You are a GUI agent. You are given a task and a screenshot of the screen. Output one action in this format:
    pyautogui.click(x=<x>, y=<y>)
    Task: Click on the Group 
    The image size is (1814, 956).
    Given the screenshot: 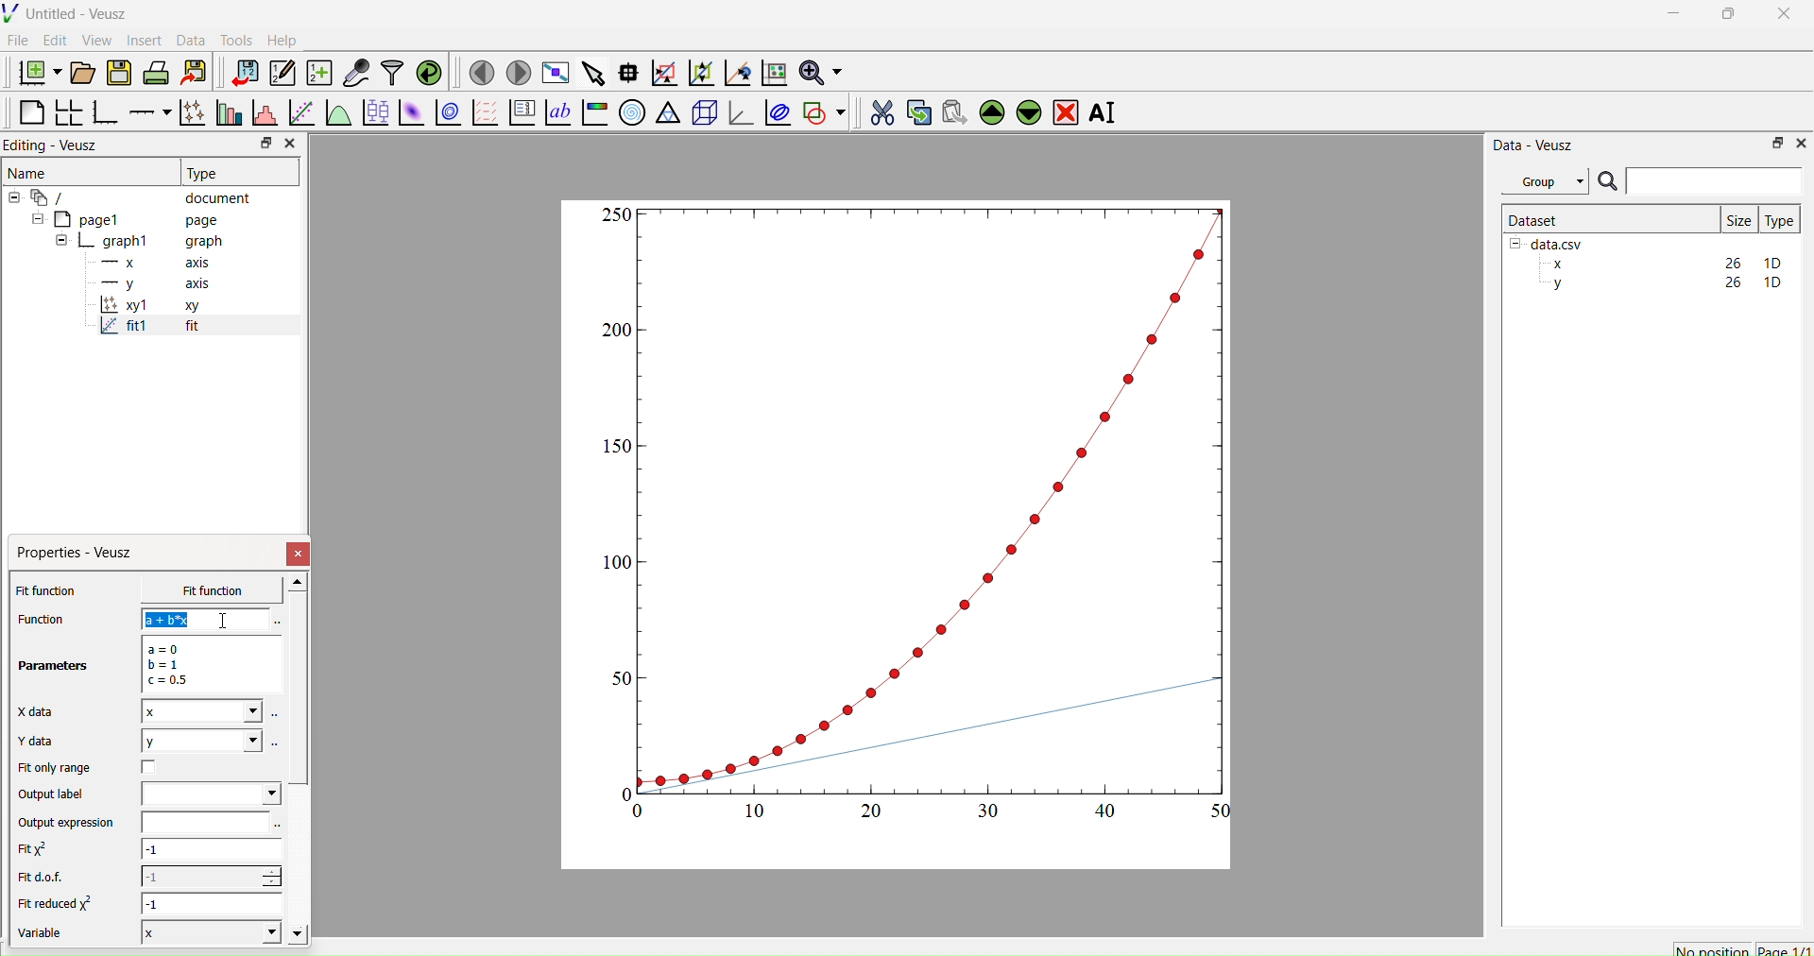 What is the action you would take?
    pyautogui.click(x=1544, y=181)
    